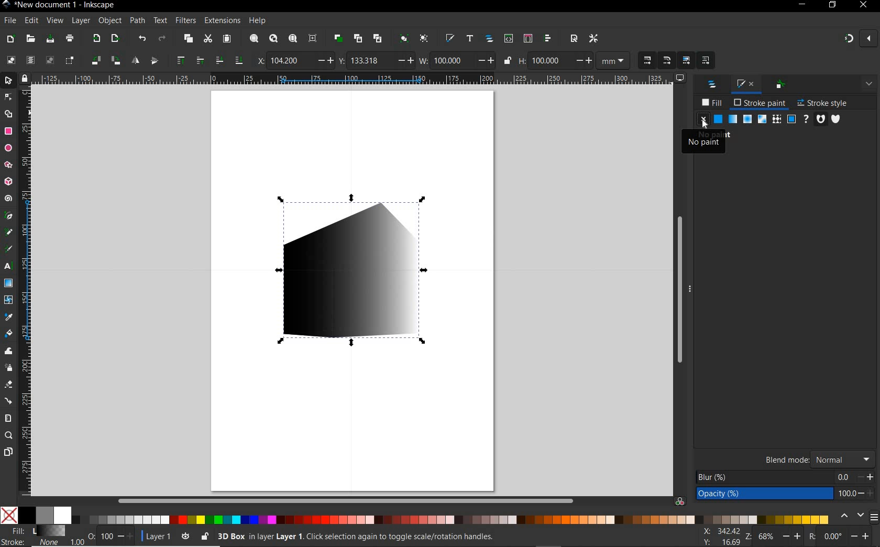 This screenshot has height=547, width=880. What do you see at coordinates (50, 40) in the screenshot?
I see `SAVE` at bounding box center [50, 40].